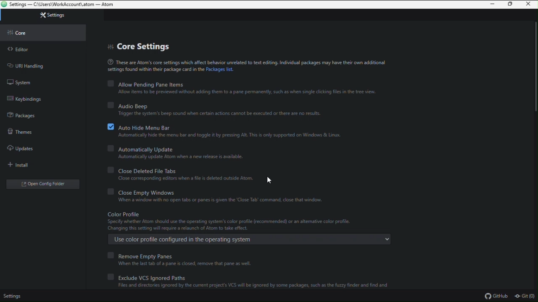 This screenshot has width=538, height=302. Describe the element at coordinates (137, 44) in the screenshot. I see `core settings` at that location.